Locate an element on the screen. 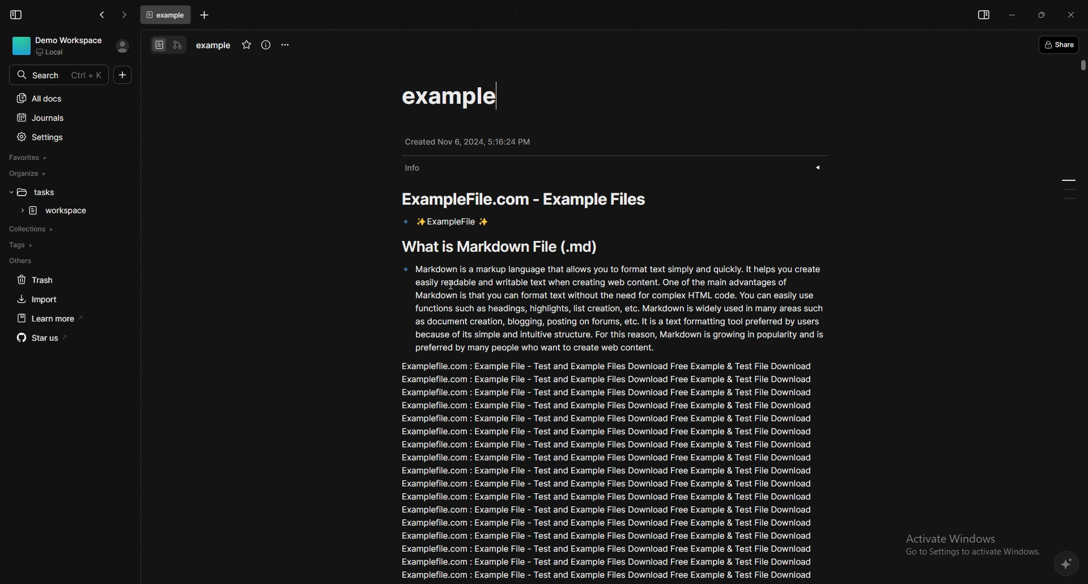  resize is located at coordinates (1042, 15).